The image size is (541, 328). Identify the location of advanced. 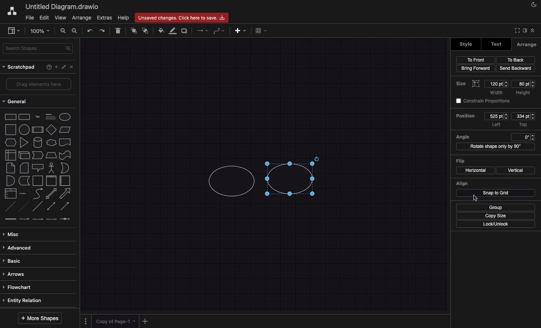
(37, 247).